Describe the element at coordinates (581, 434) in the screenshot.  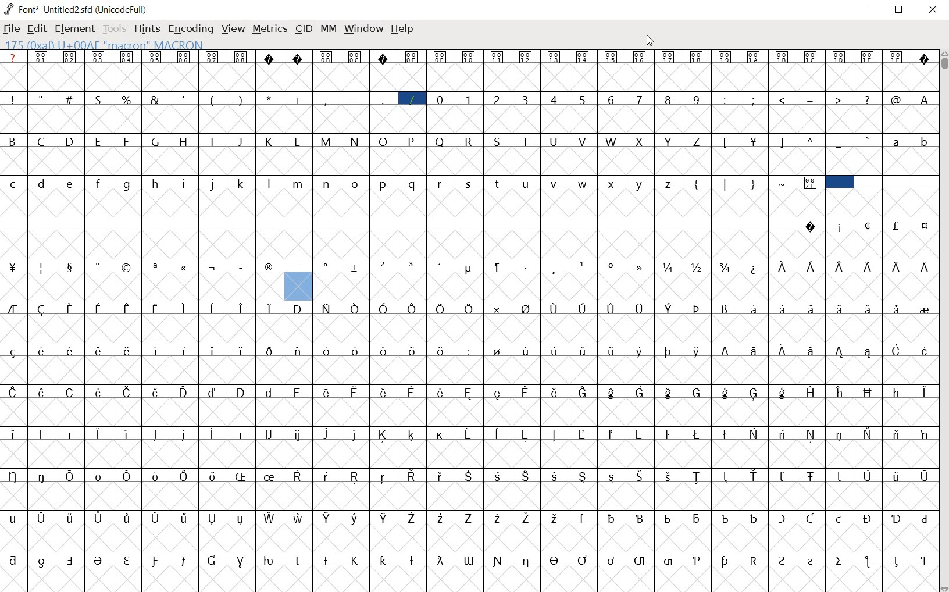
I see `Symbol` at that location.